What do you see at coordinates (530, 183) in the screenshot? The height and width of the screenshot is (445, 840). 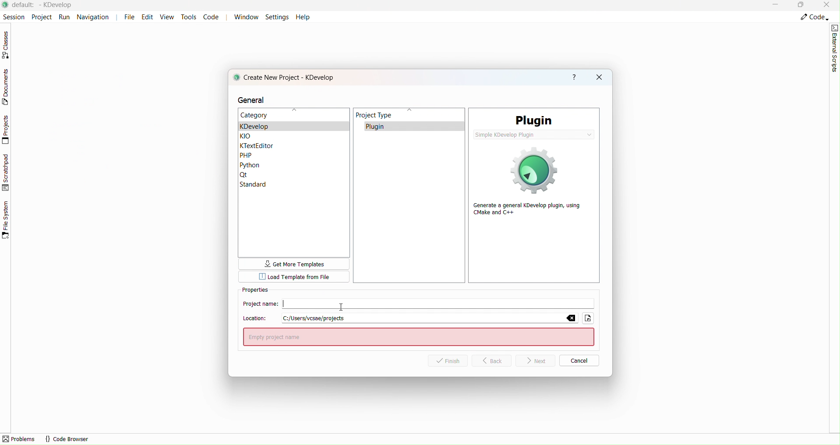 I see `generate a general Kdevelop plugin` at bounding box center [530, 183].